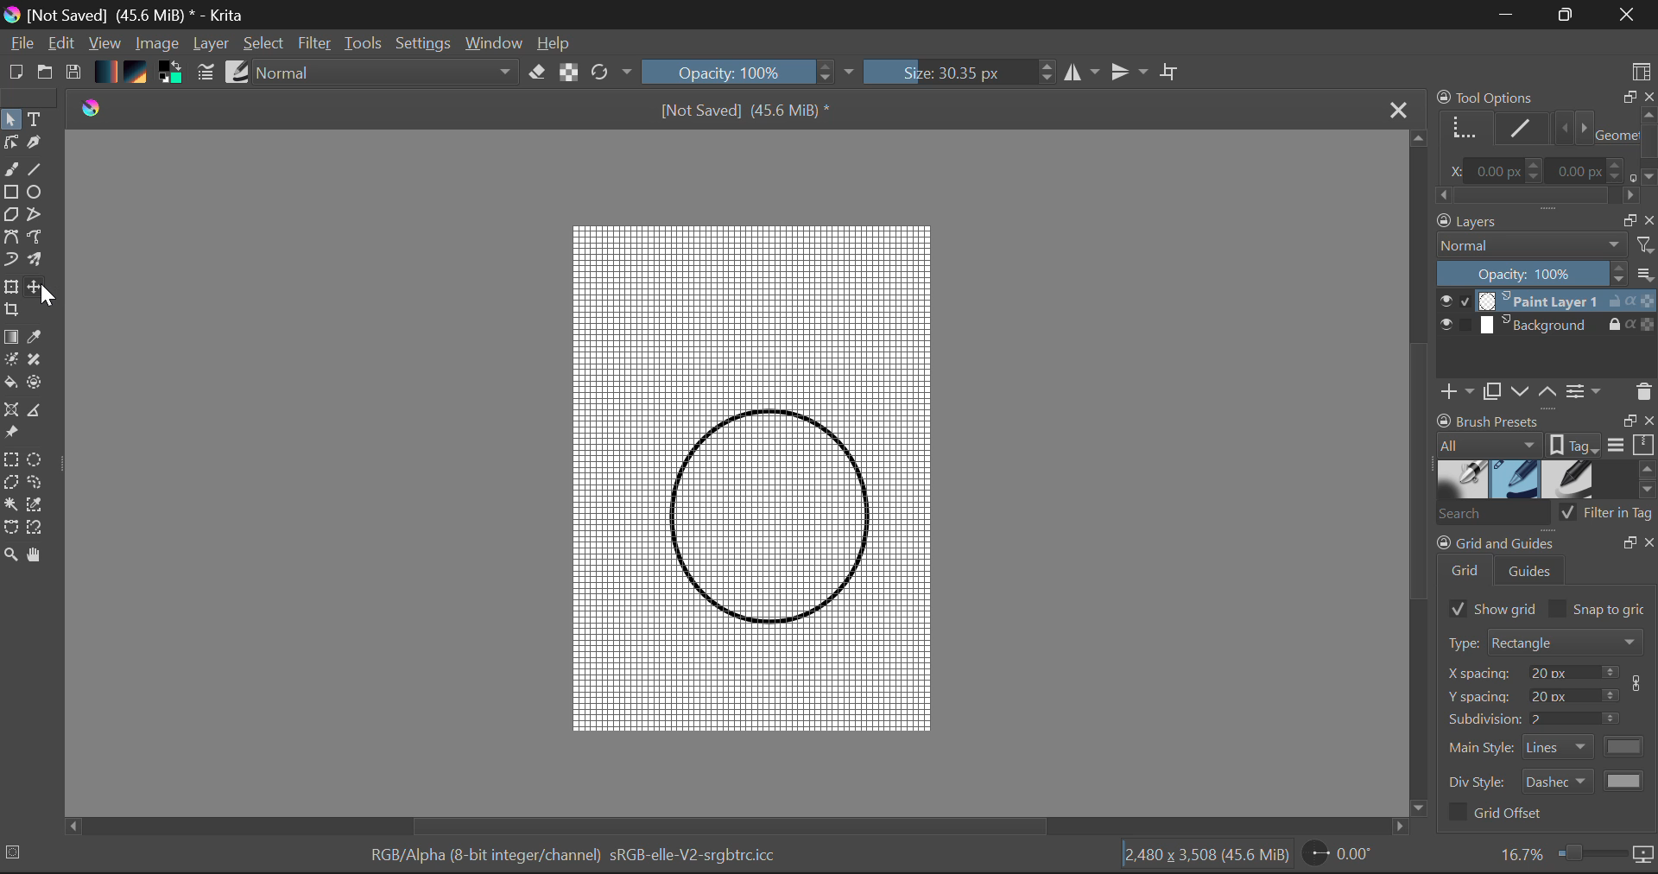 This screenshot has width=1658, height=874. What do you see at coordinates (40, 386) in the screenshot?
I see `Enclose and Fill` at bounding box center [40, 386].